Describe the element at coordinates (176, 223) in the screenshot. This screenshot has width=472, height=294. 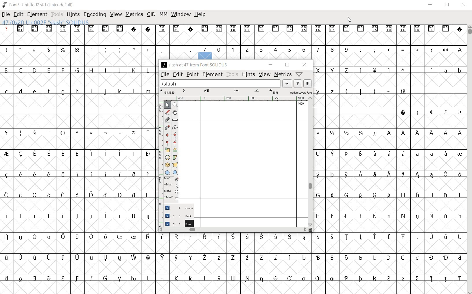
I see `foreground` at that location.